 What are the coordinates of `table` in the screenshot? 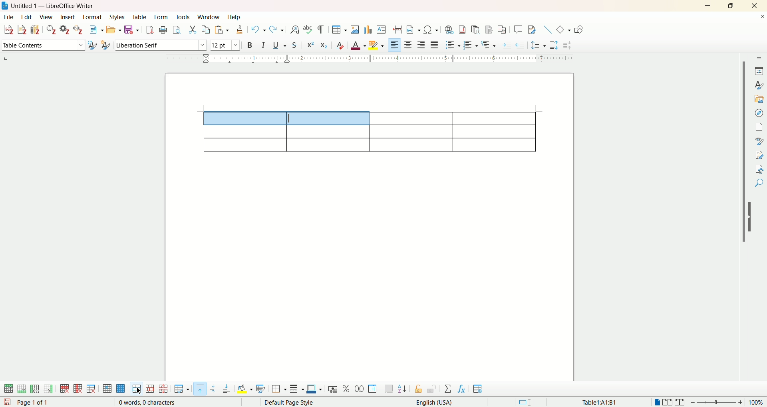 It's located at (140, 16).